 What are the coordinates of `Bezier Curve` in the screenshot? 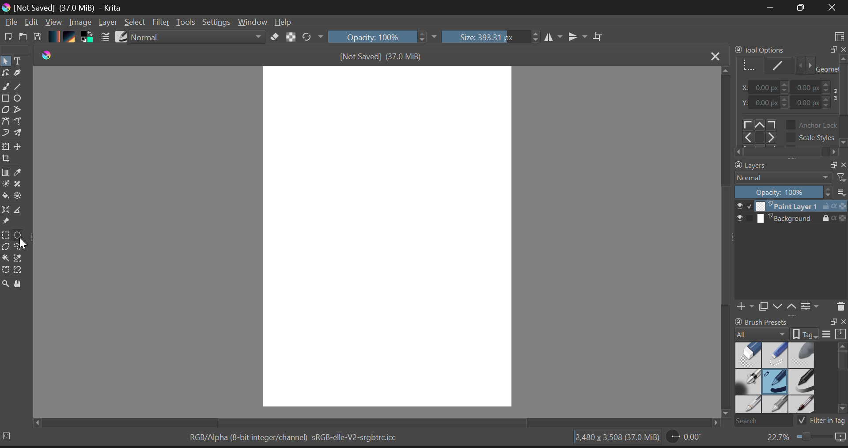 It's located at (6, 121).